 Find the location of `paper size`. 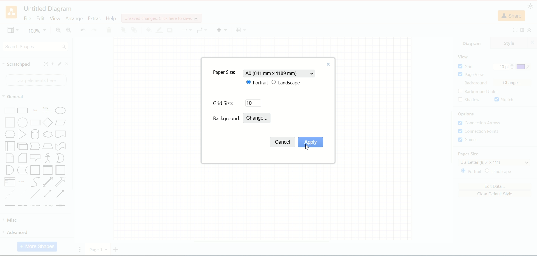

paper size is located at coordinates (225, 74).